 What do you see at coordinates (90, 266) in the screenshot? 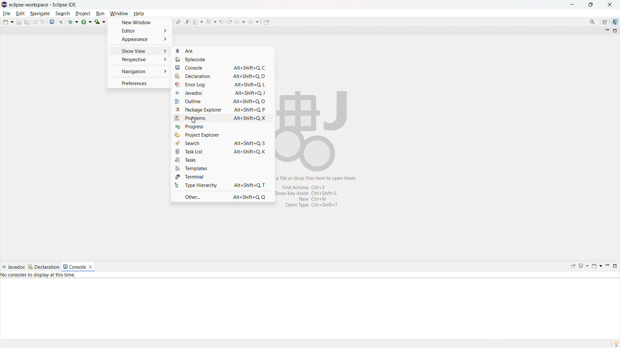
I see `close console` at bounding box center [90, 266].